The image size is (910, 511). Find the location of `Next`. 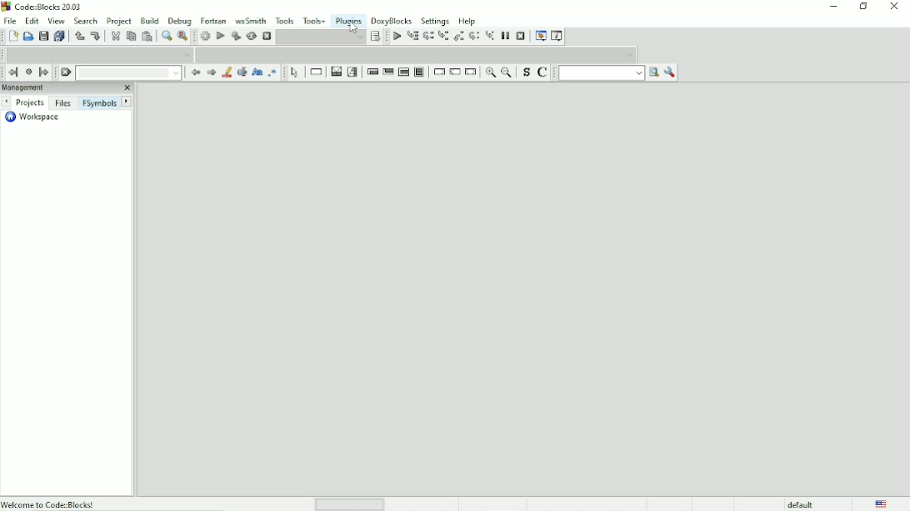

Next is located at coordinates (6, 102).